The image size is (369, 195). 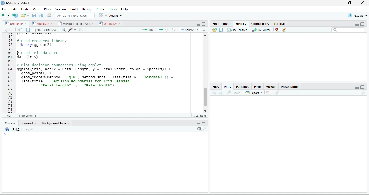 What do you see at coordinates (214, 93) in the screenshot?
I see `back` at bounding box center [214, 93].